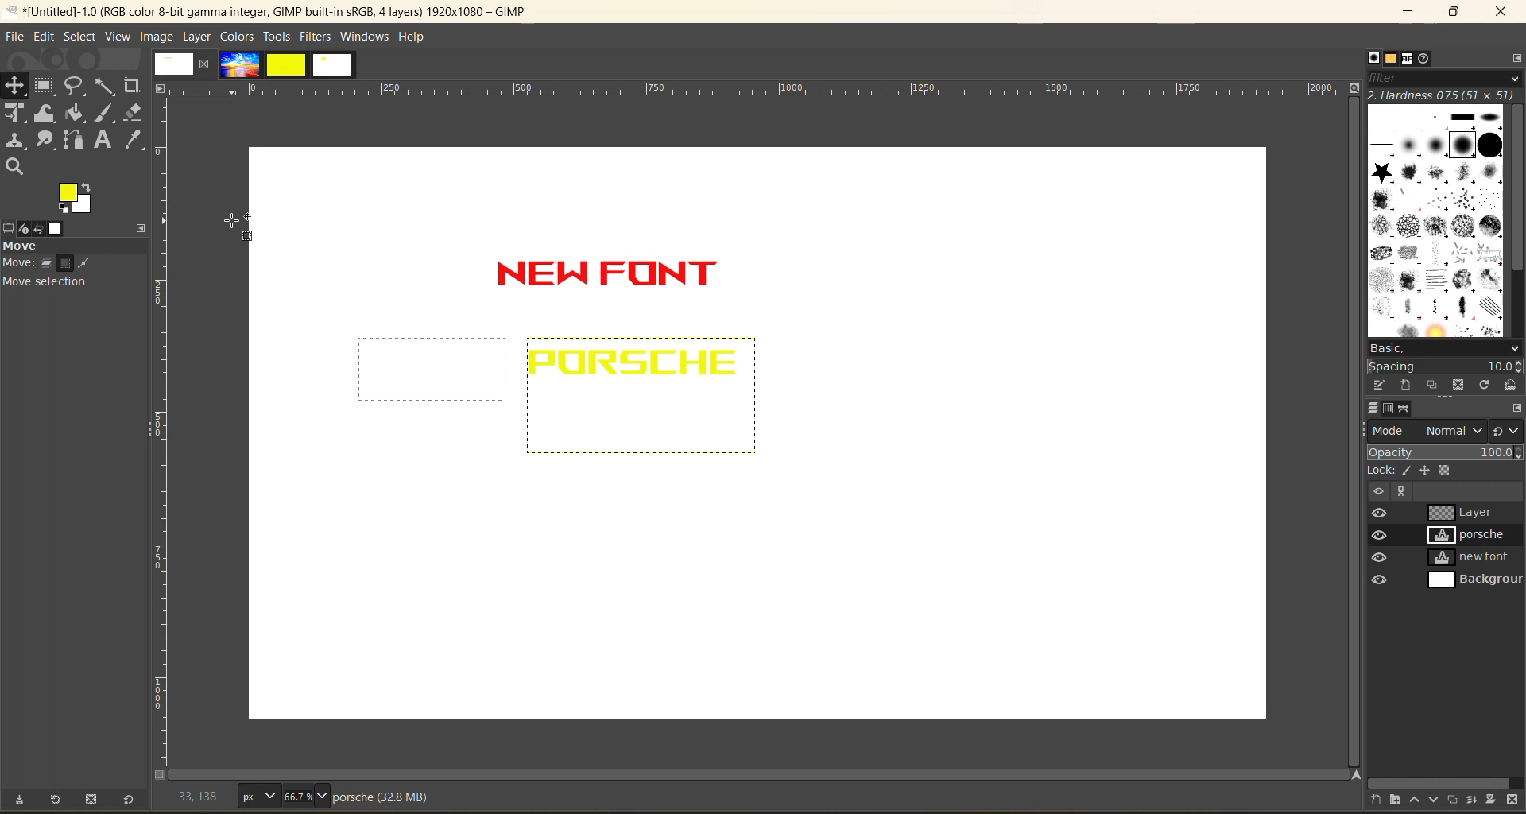  I want to click on crope, so click(132, 86).